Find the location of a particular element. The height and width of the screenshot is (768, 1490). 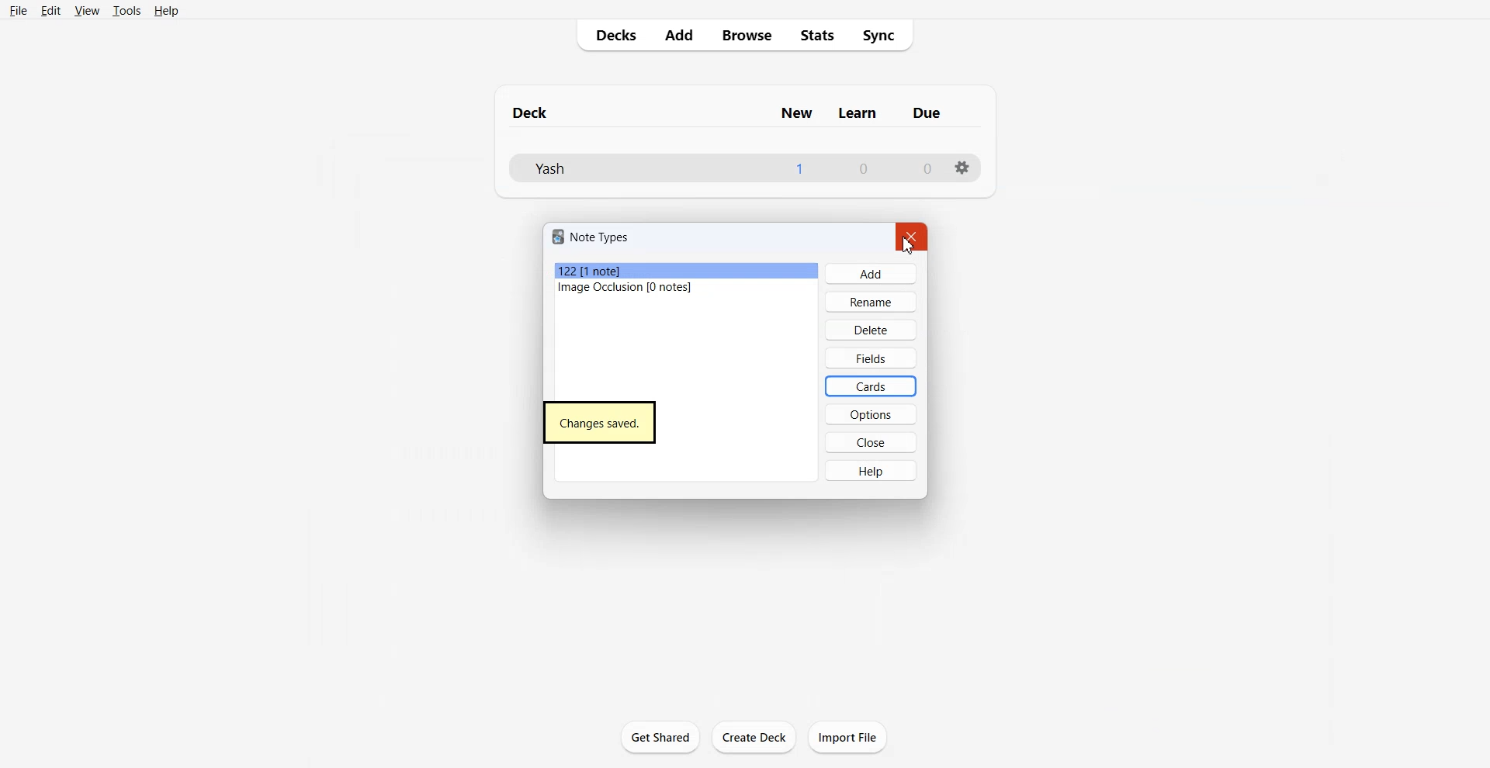

Edit is located at coordinates (50, 10).